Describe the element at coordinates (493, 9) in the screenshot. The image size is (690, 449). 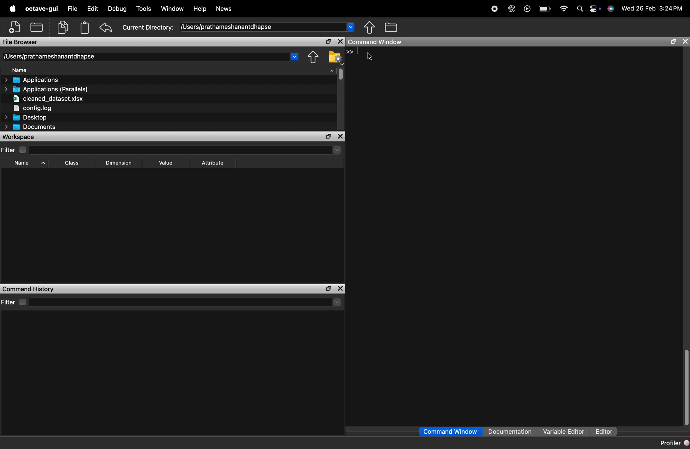
I see `recorder` at that location.